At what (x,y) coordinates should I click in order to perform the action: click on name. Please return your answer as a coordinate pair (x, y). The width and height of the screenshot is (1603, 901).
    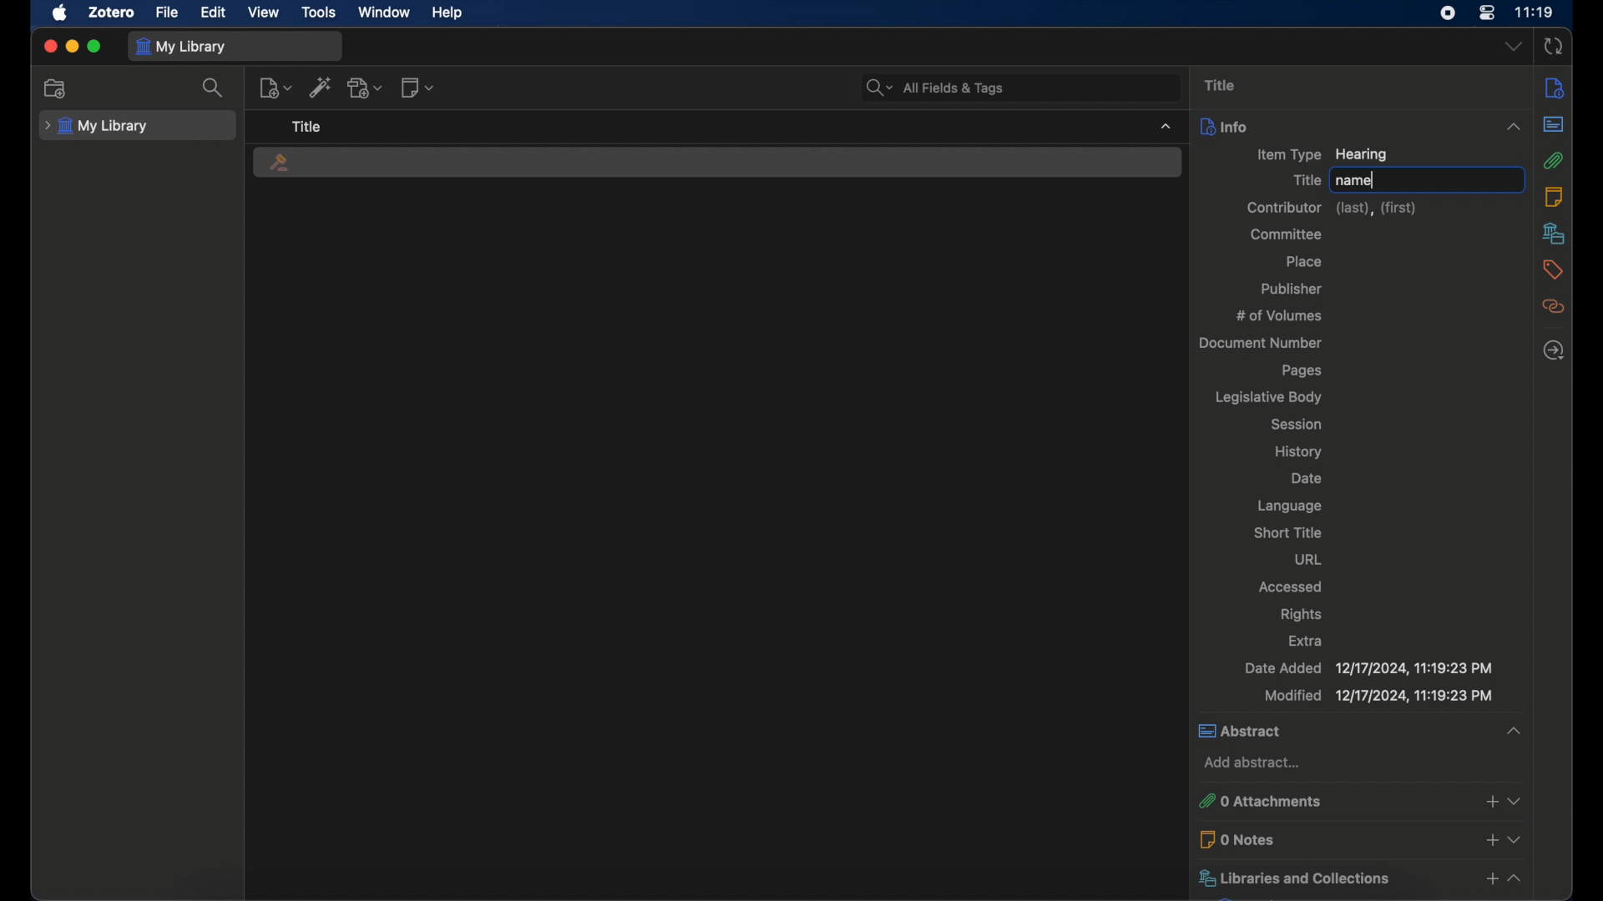
    Looking at the image, I should click on (1353, 182).